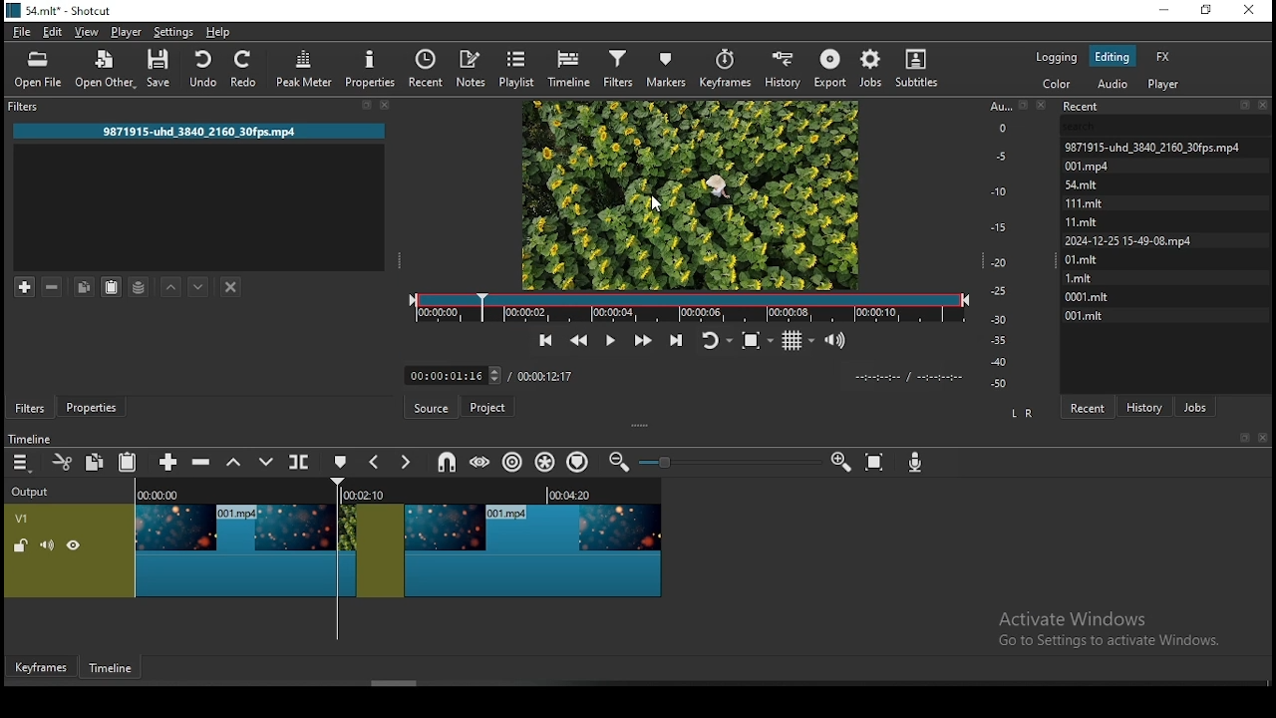  Describe the element at coordinates (1056, 57) in the screenshot. I see `logging` at that location.